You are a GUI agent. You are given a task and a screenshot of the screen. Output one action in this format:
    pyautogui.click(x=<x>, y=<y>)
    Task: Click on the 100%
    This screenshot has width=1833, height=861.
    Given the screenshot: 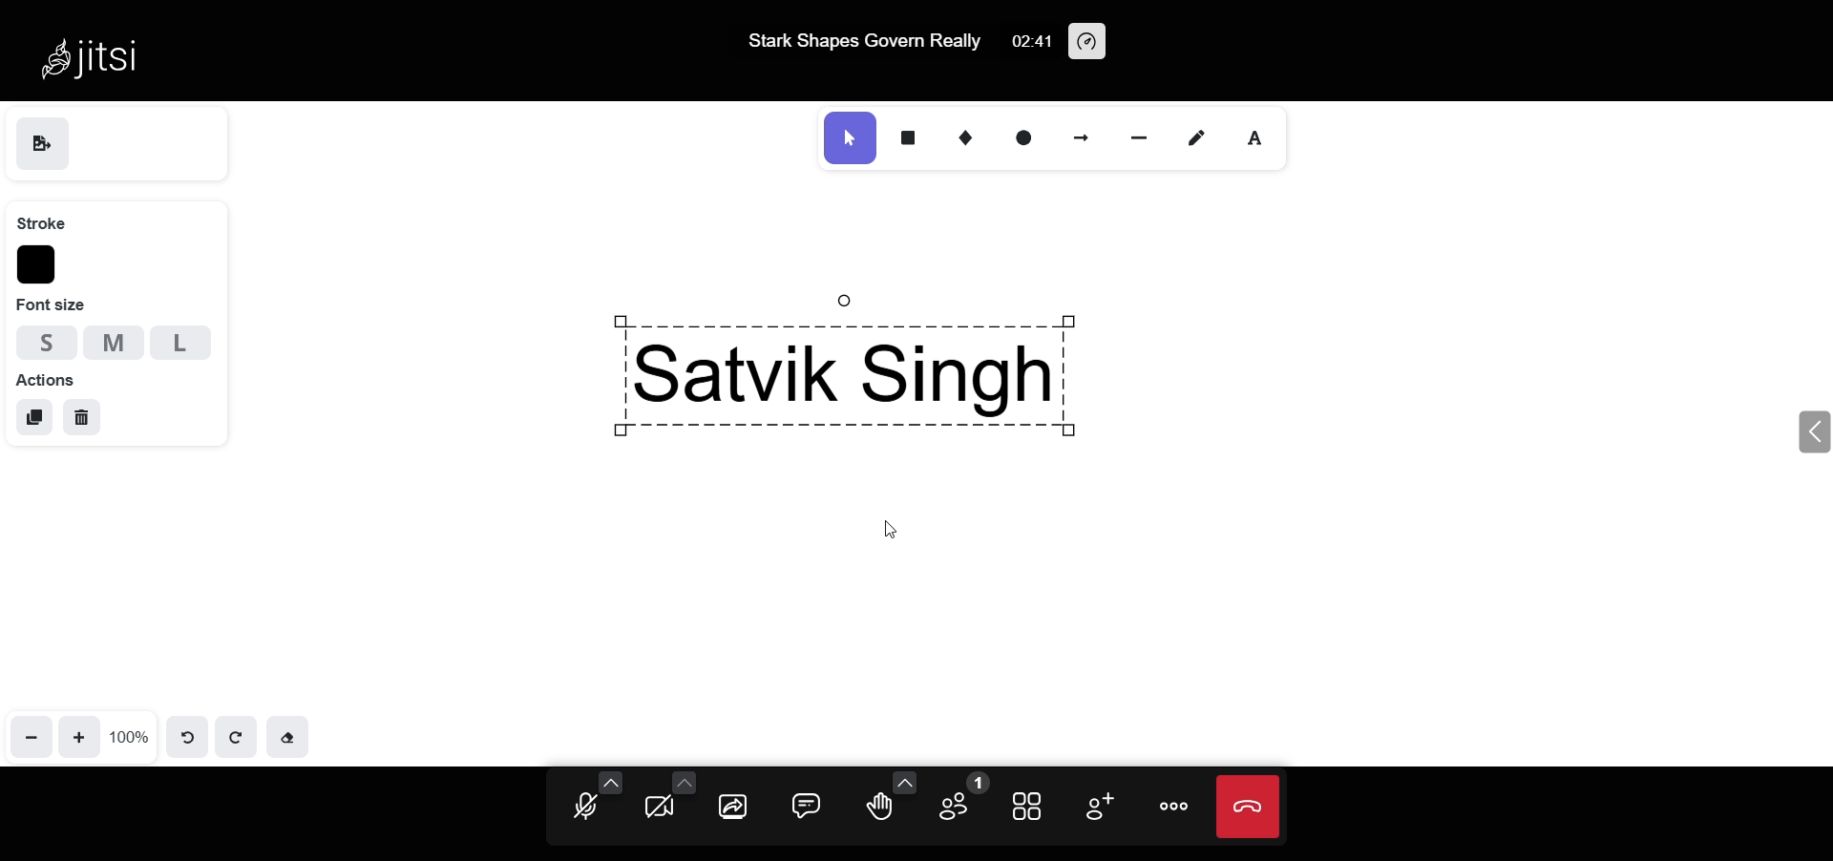 What is the action you would take?
    pyautogui.click(x=130, y=736)
    